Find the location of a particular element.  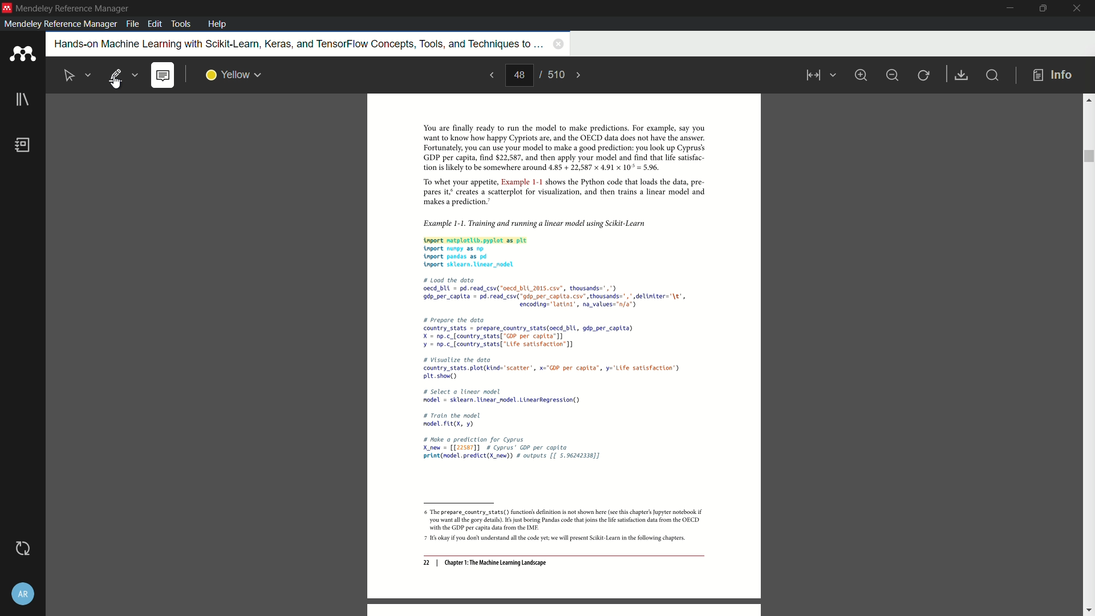

close book is located at coordinates (558, 43).